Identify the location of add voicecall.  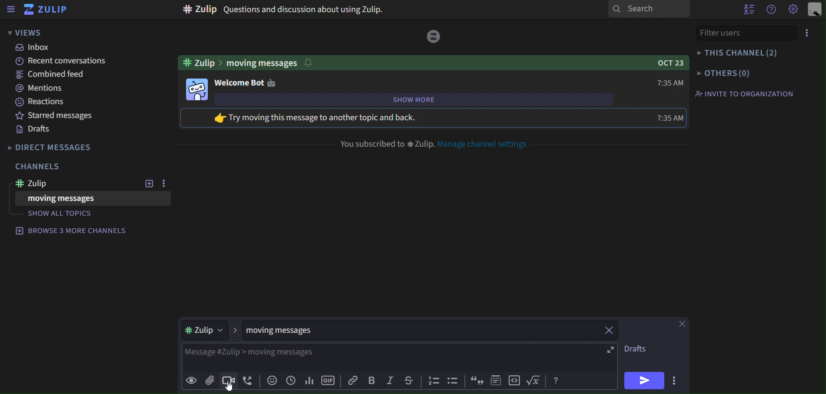
(247, 381).